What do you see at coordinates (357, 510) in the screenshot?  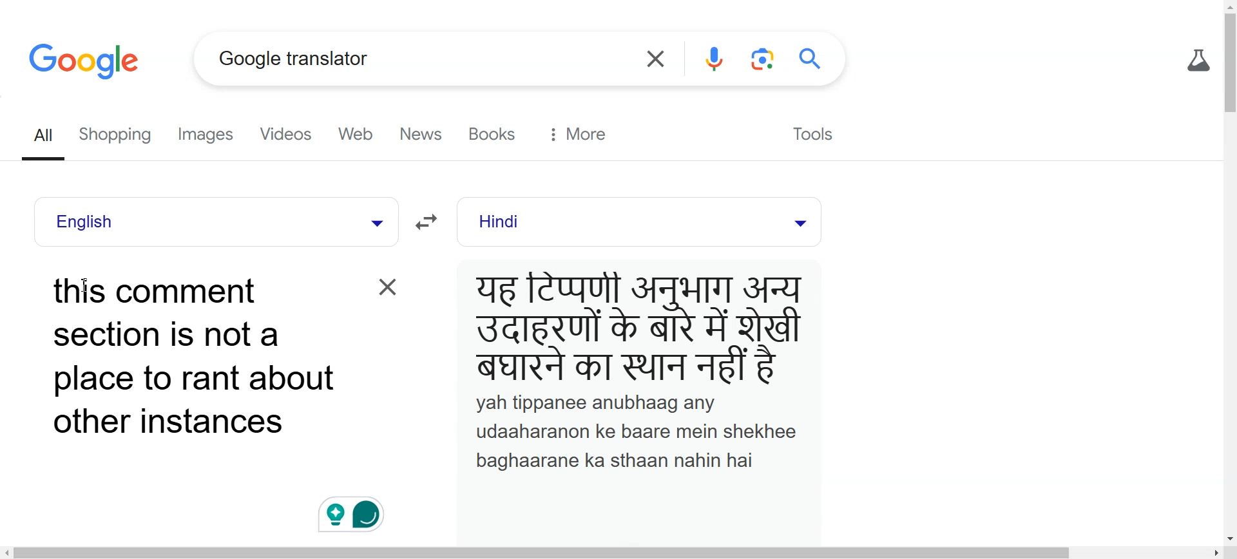 I see `grammarly` at bounding box center [357, 510].